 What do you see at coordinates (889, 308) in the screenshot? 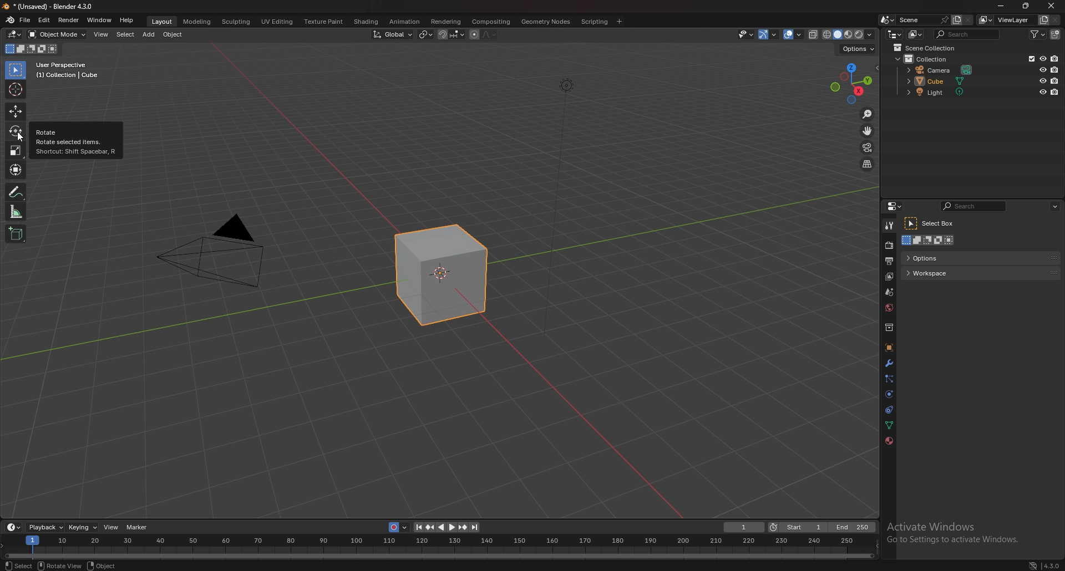
I see `world` at bounding box center [889, 308].